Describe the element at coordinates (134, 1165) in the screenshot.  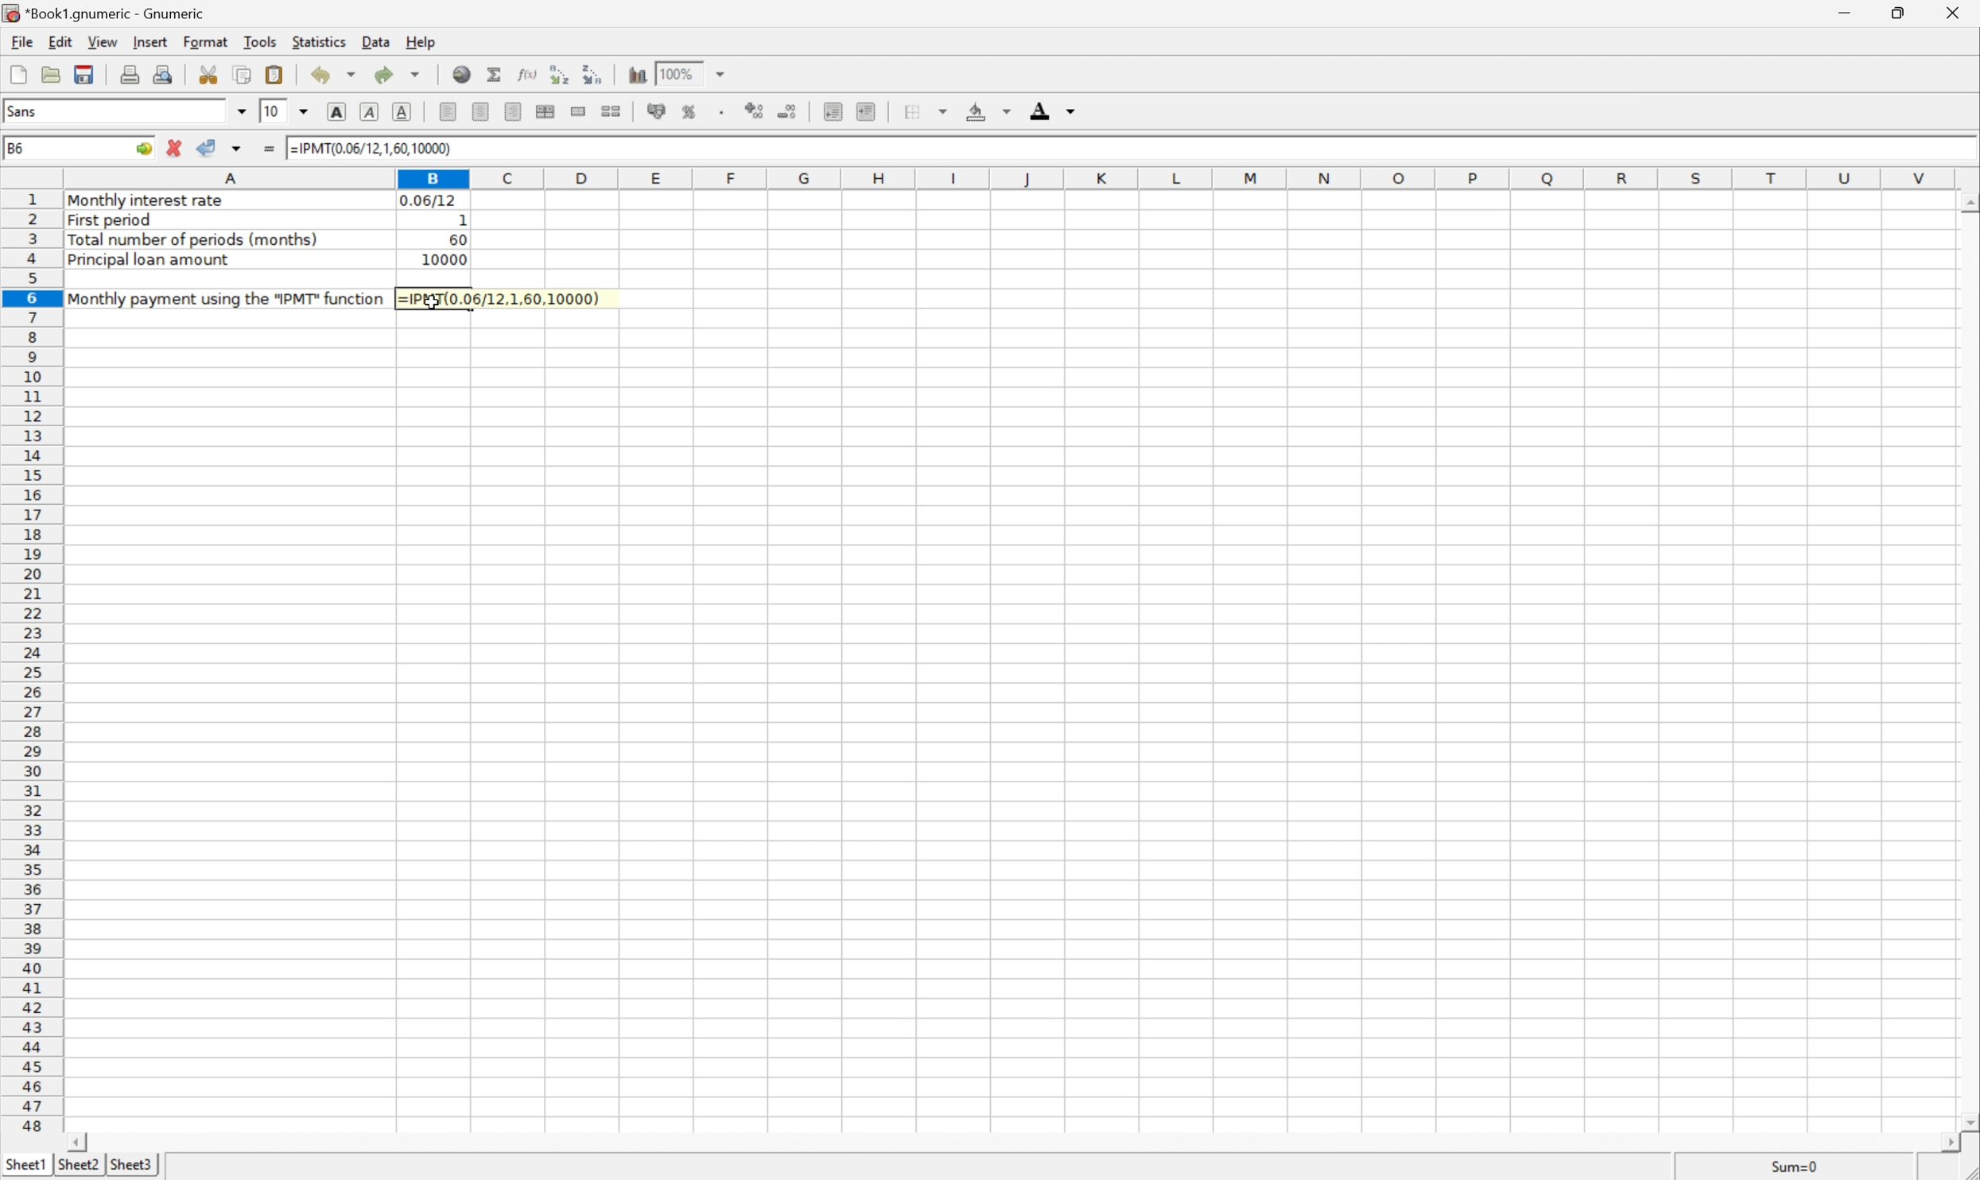
I see `Sheet3` at that location.